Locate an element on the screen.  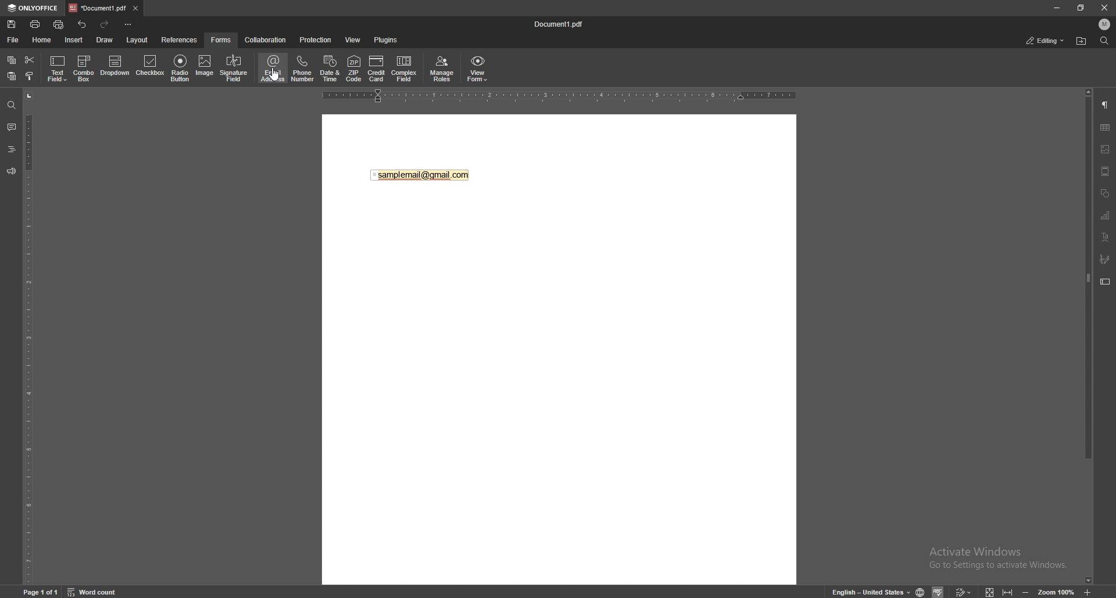
tab is located at coordinates (96, 8).